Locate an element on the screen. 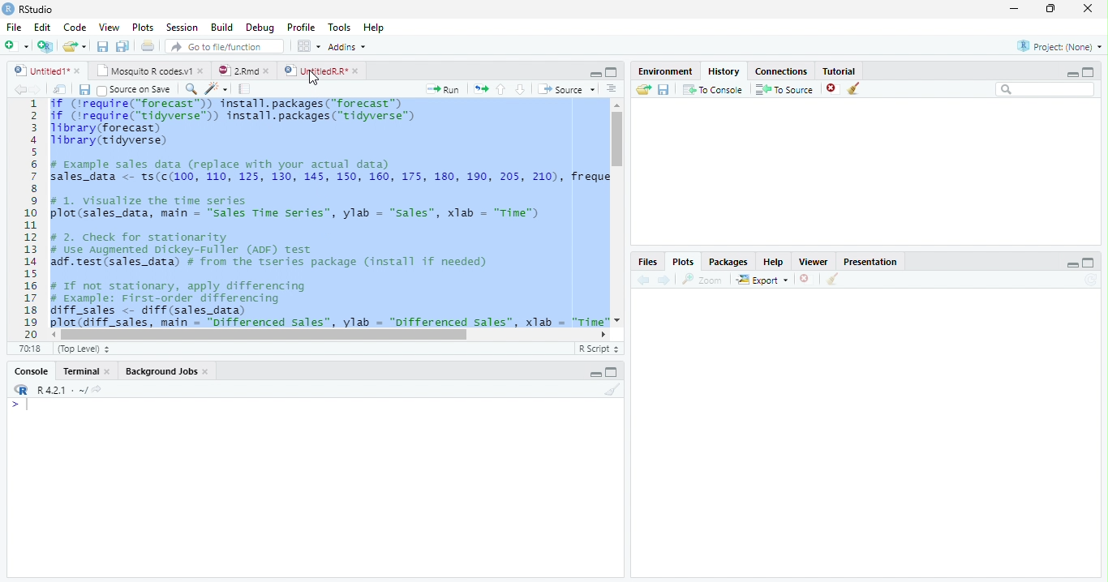  Previous is located at coordinates (18, 90).